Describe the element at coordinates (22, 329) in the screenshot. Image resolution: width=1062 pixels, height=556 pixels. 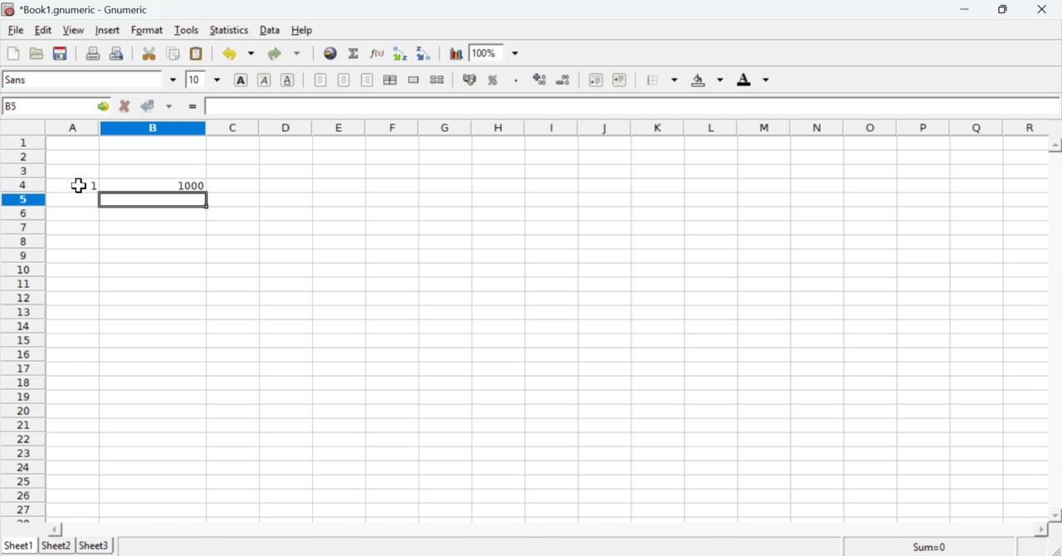
I see `numbering column` at that location.